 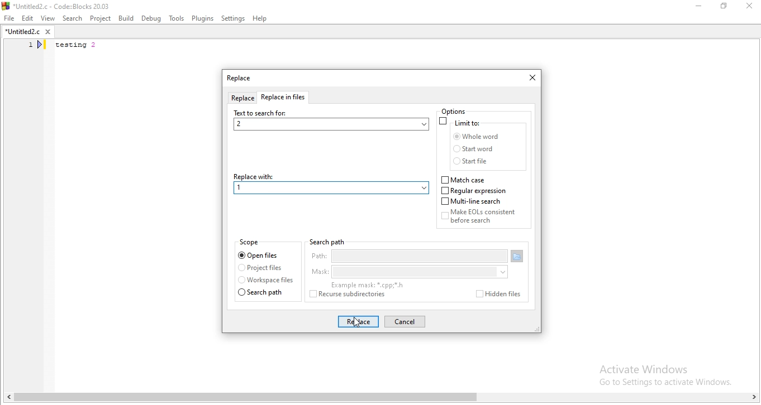 I want to click on mask, so click(x=407, y=272).